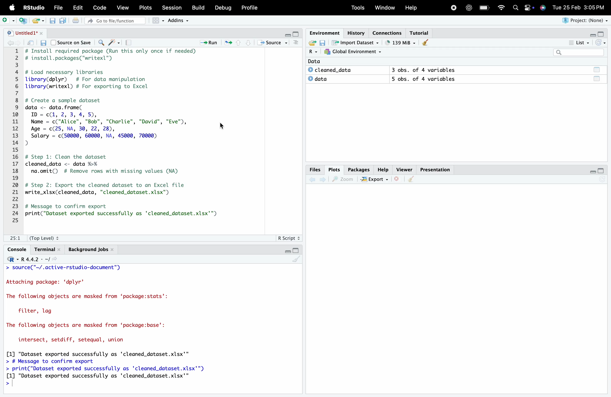  I want to click on Load workspace, so click(312, 43).